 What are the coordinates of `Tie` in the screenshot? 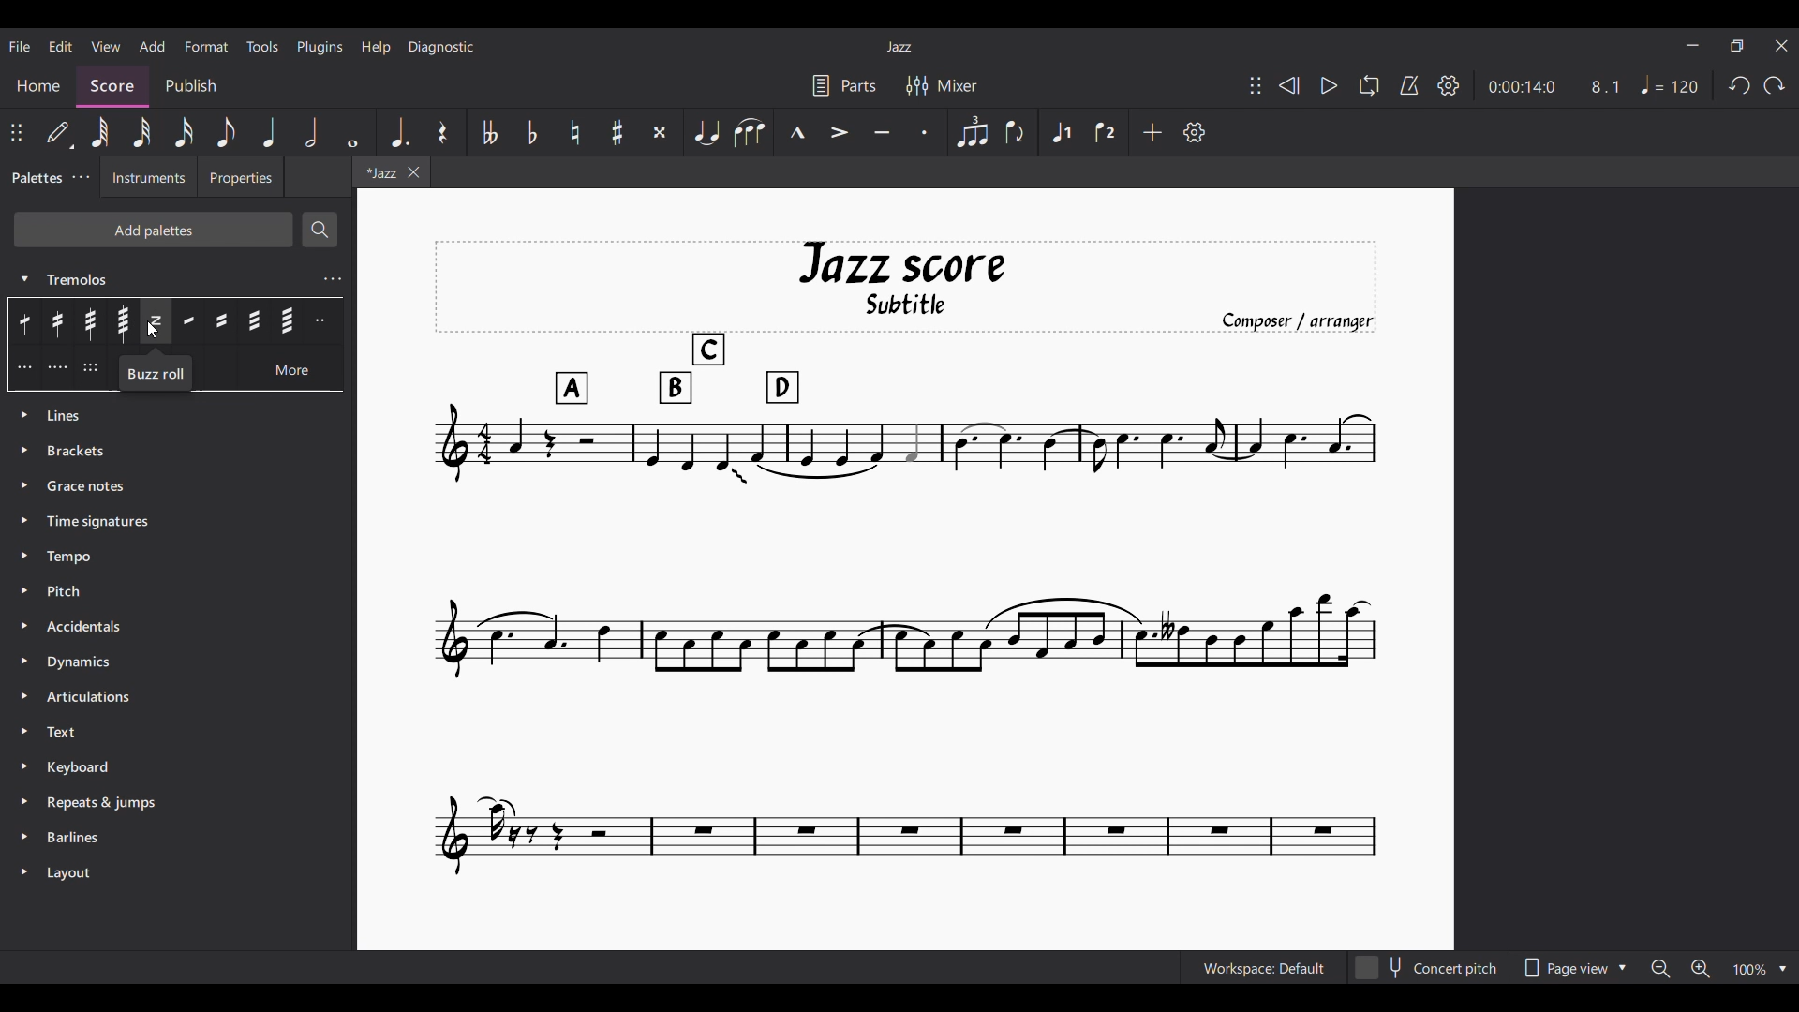 It's located at (706, 131).